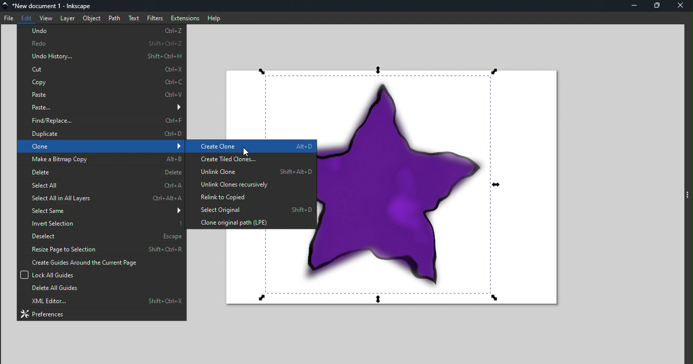  What do you see at coordinates (46, 17) in the screenshot?
I see `View` at bounding box center [46, 17].